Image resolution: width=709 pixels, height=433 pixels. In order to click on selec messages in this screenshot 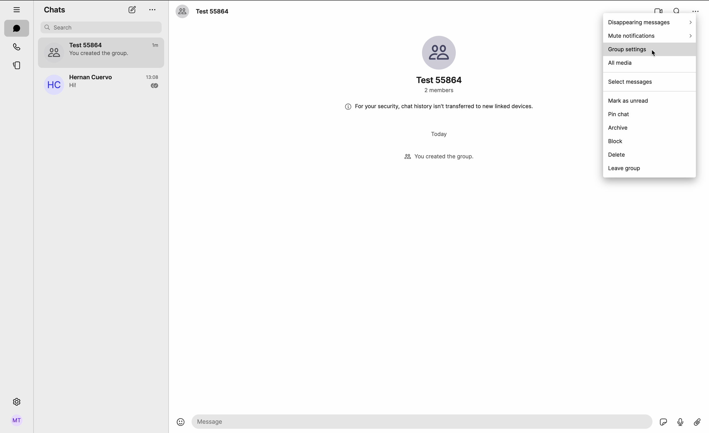, I will do `click(630, 83)`.